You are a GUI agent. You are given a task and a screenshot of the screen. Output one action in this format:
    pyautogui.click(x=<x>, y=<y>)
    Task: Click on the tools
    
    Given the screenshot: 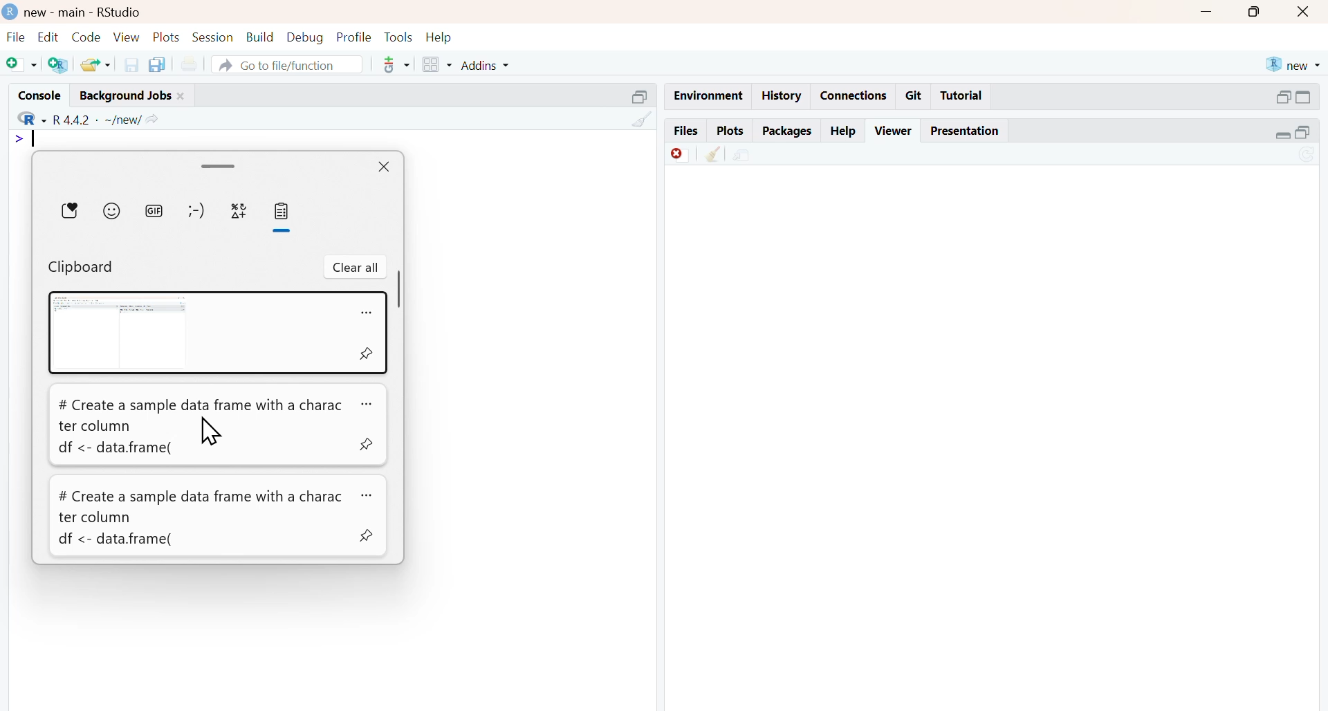 What is the action you would take?
    pyautogui.click(x=401, y=37)
    